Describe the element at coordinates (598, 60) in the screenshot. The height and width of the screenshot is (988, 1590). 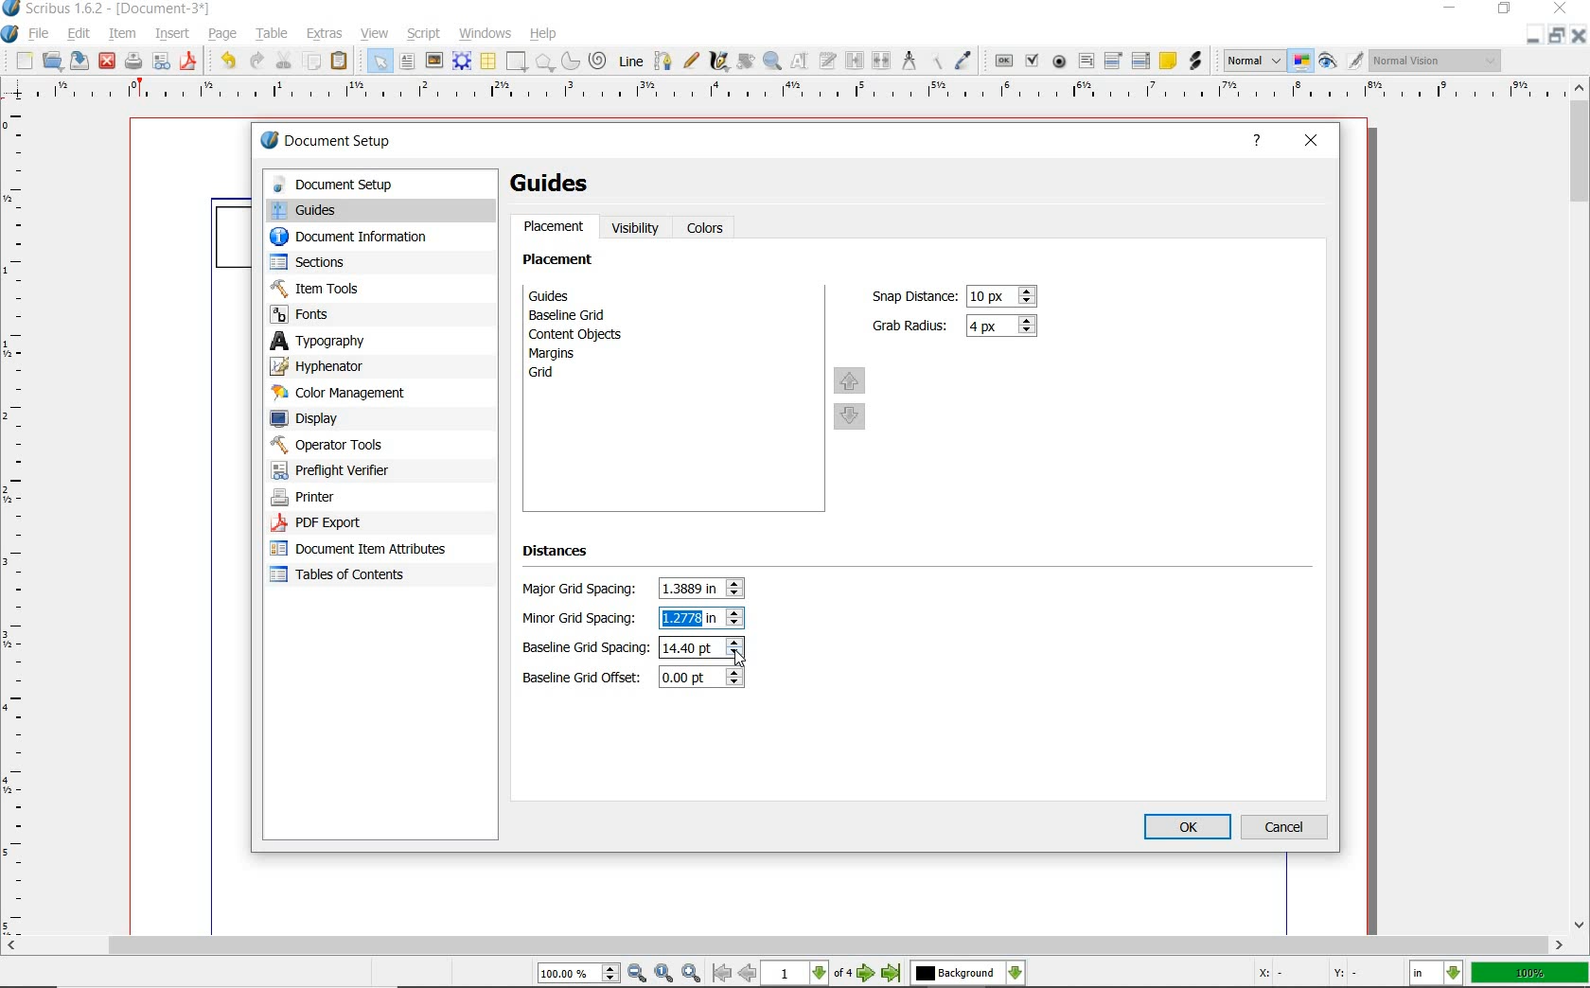
I see `spiral` at that location.